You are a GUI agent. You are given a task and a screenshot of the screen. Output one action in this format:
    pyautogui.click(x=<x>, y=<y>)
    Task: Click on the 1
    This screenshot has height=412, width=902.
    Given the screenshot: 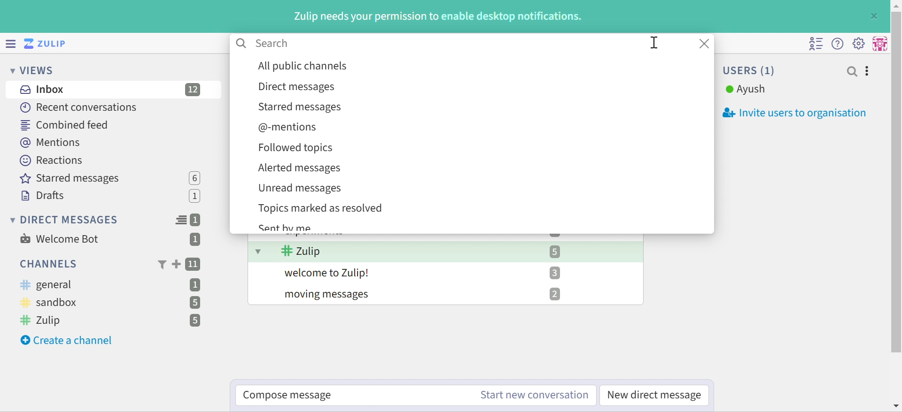 What is the action you would take?
    pyautogui.click(x=196, y=284)
    